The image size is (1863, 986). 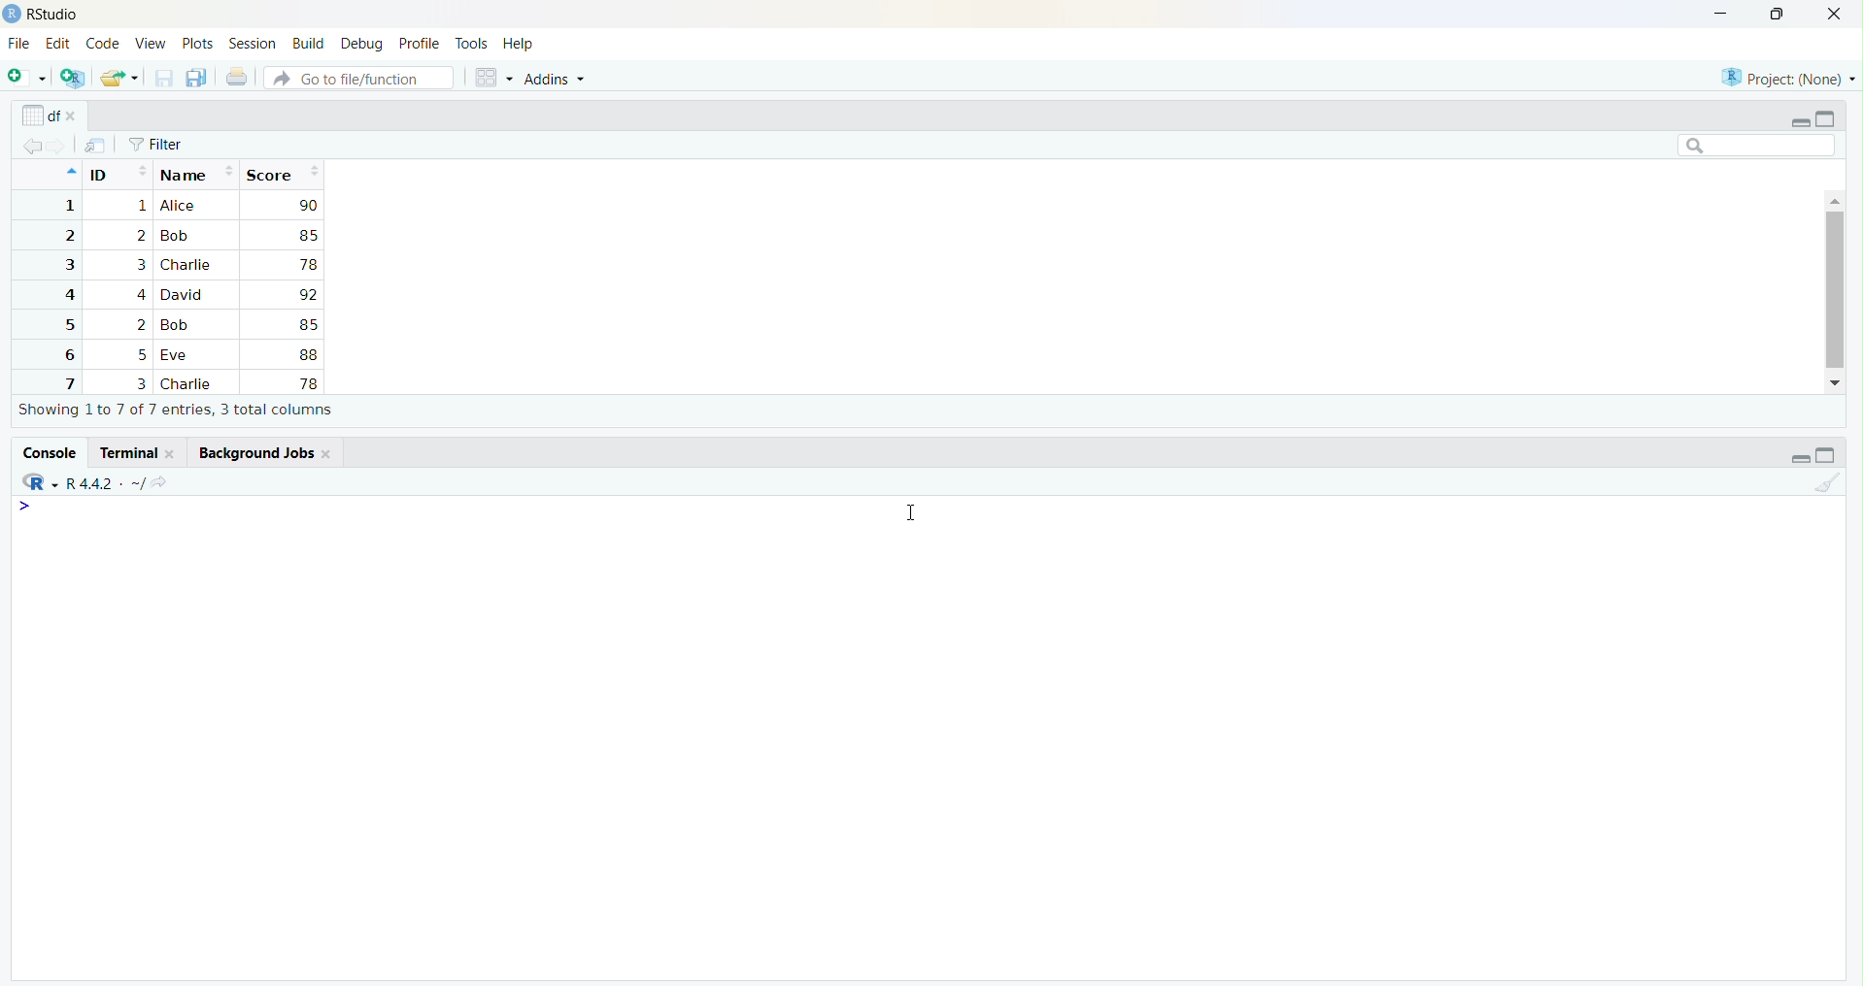 I want to click on 3, so click(x=140, y=383).